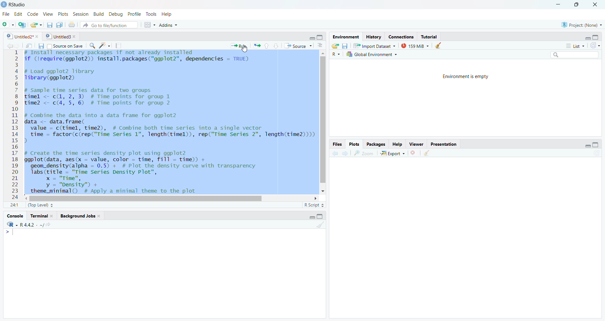 The width and height of the screenshot is (605, 321). I want to click on Scroll, so click(322, 122).